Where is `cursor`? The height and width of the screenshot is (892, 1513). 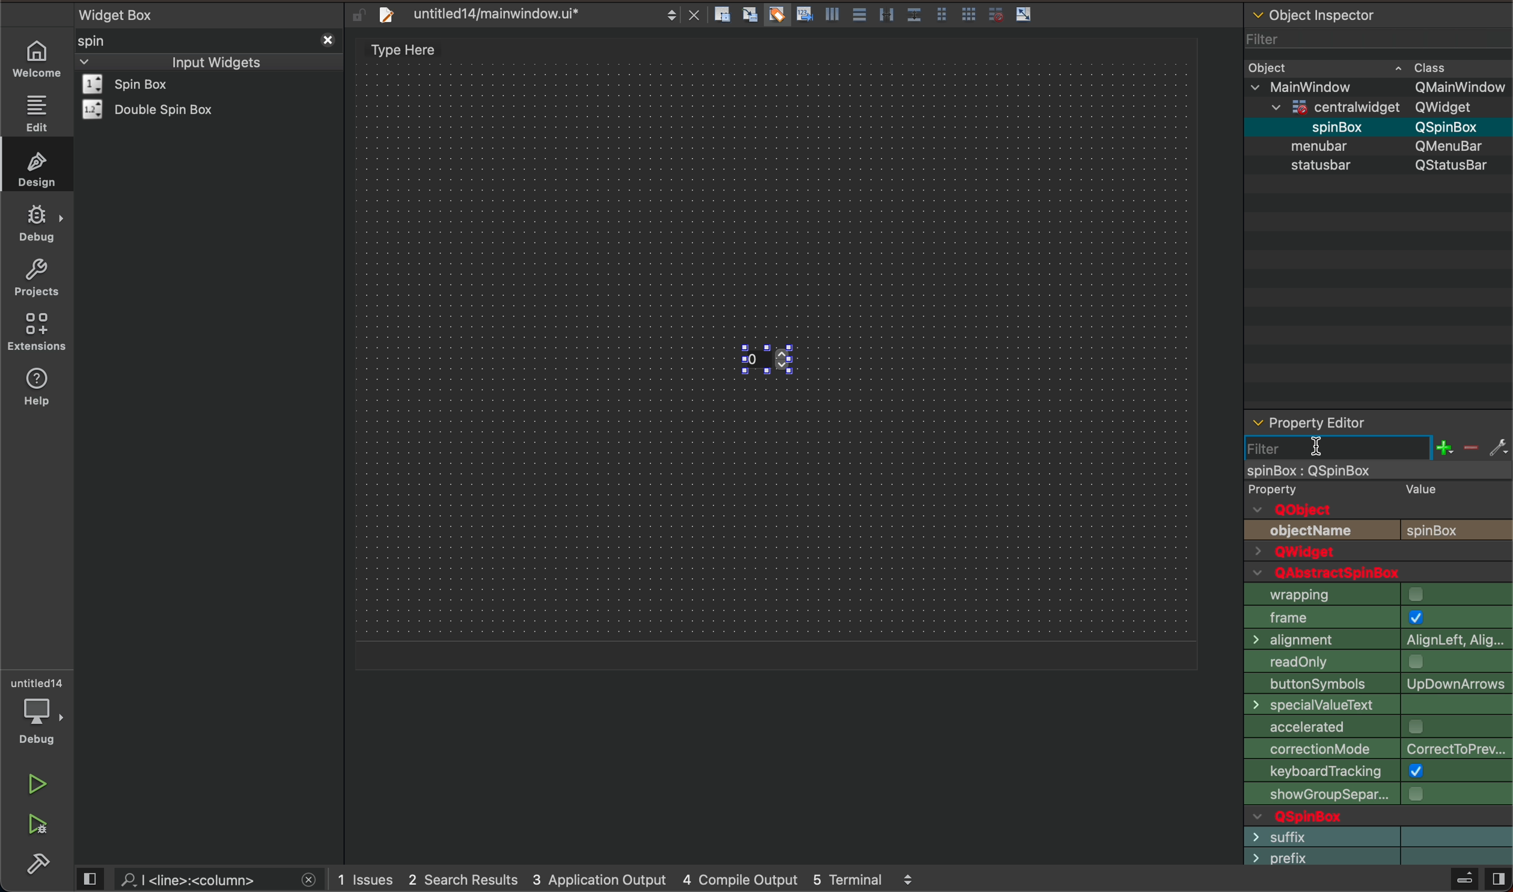 cursor is located at coordinates (1316, 445).